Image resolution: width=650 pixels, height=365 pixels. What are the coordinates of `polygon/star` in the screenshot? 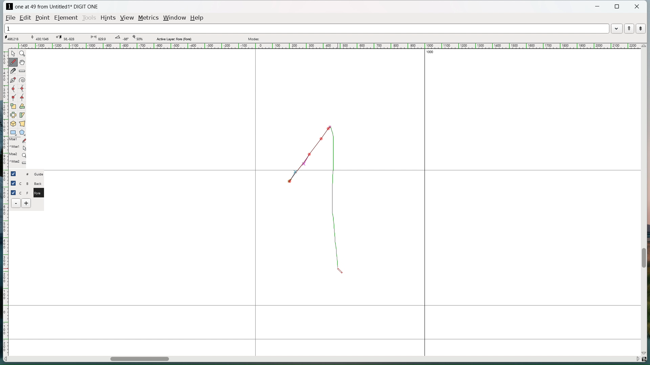 It's located at (22, 132).